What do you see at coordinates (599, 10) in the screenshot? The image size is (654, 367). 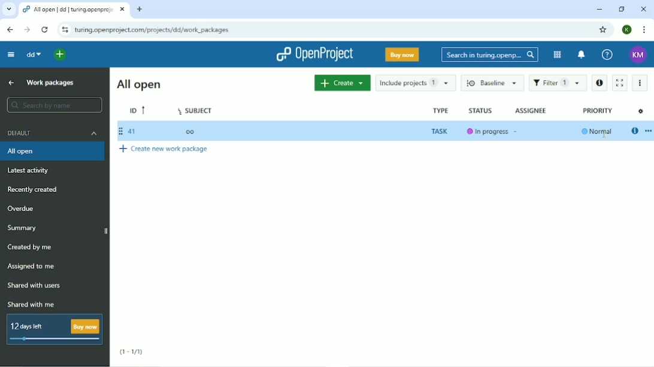 I see `Minimize` at bounding box center [599, 10].